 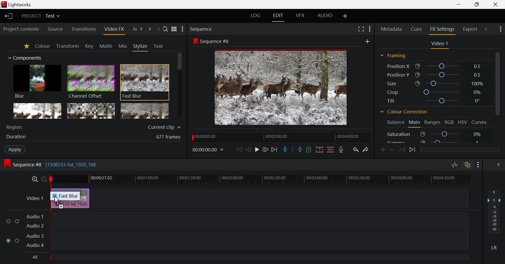 I want to click on Source, so click(x=58, y=29).